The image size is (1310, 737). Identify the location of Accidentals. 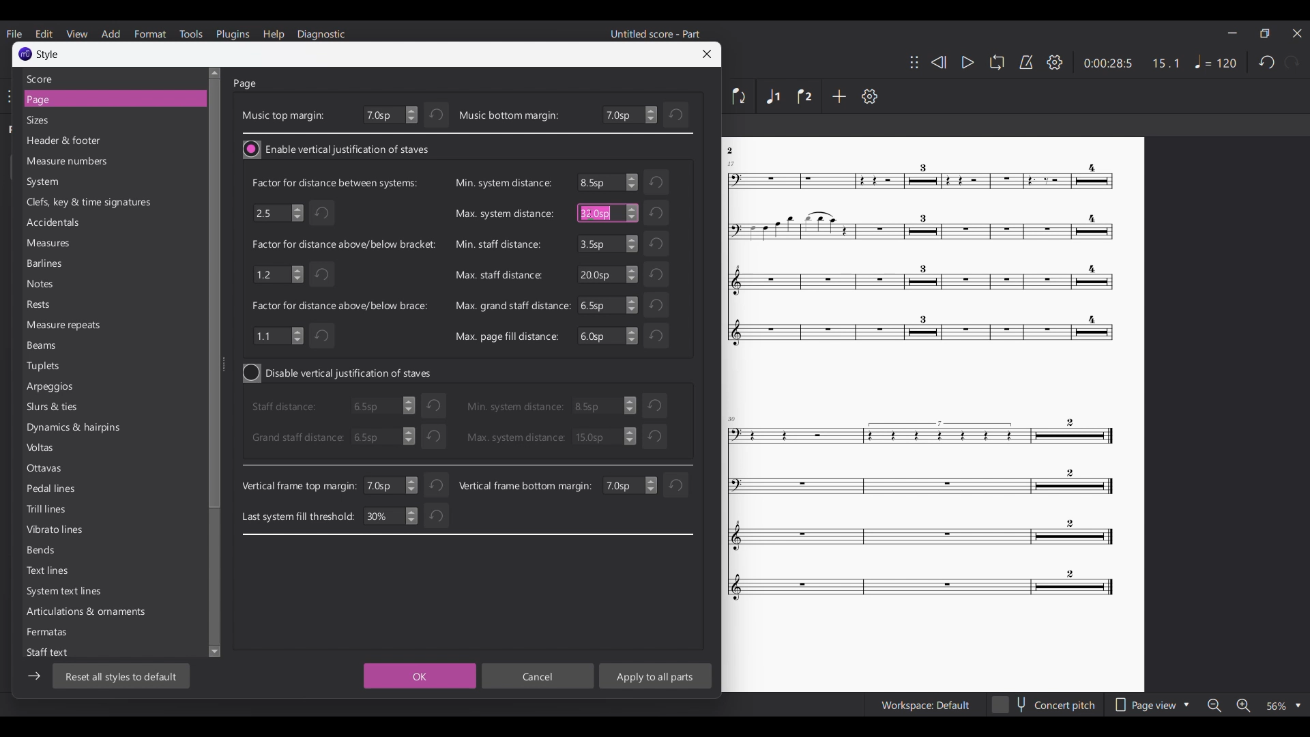
(97, 224).